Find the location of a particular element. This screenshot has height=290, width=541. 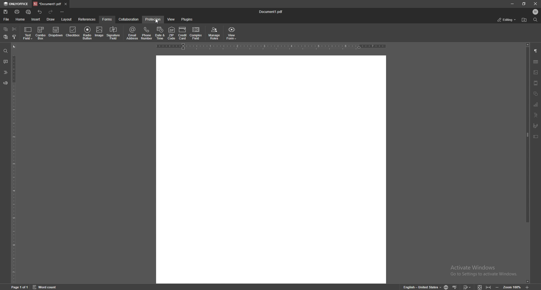

cursor is located at coordinates (158, 22).